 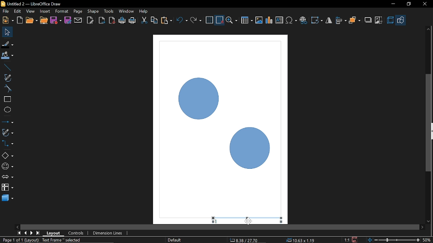 What do you see at coordinates (77, 11) in the screenshot?
I see `Page` at bounding box center [77, 11].